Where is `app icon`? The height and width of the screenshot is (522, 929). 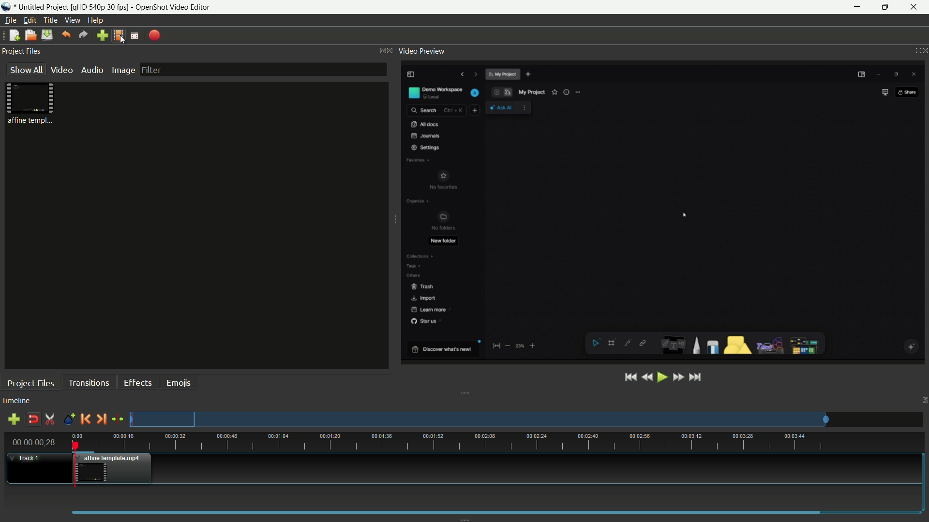
app icon is located at coordinates (6, 7).